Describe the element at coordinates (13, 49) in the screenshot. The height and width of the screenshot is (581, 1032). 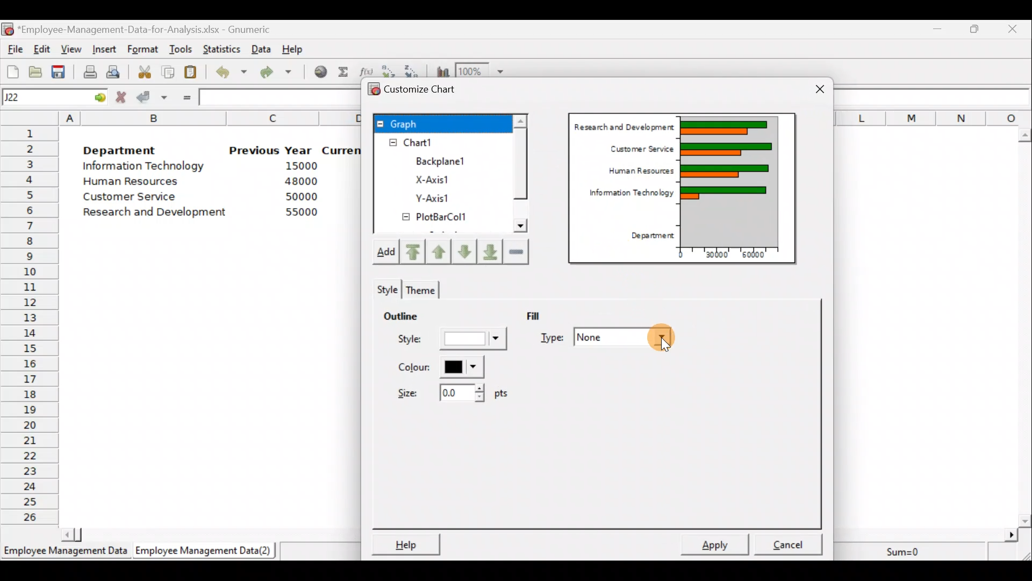
I see `File` at that location.